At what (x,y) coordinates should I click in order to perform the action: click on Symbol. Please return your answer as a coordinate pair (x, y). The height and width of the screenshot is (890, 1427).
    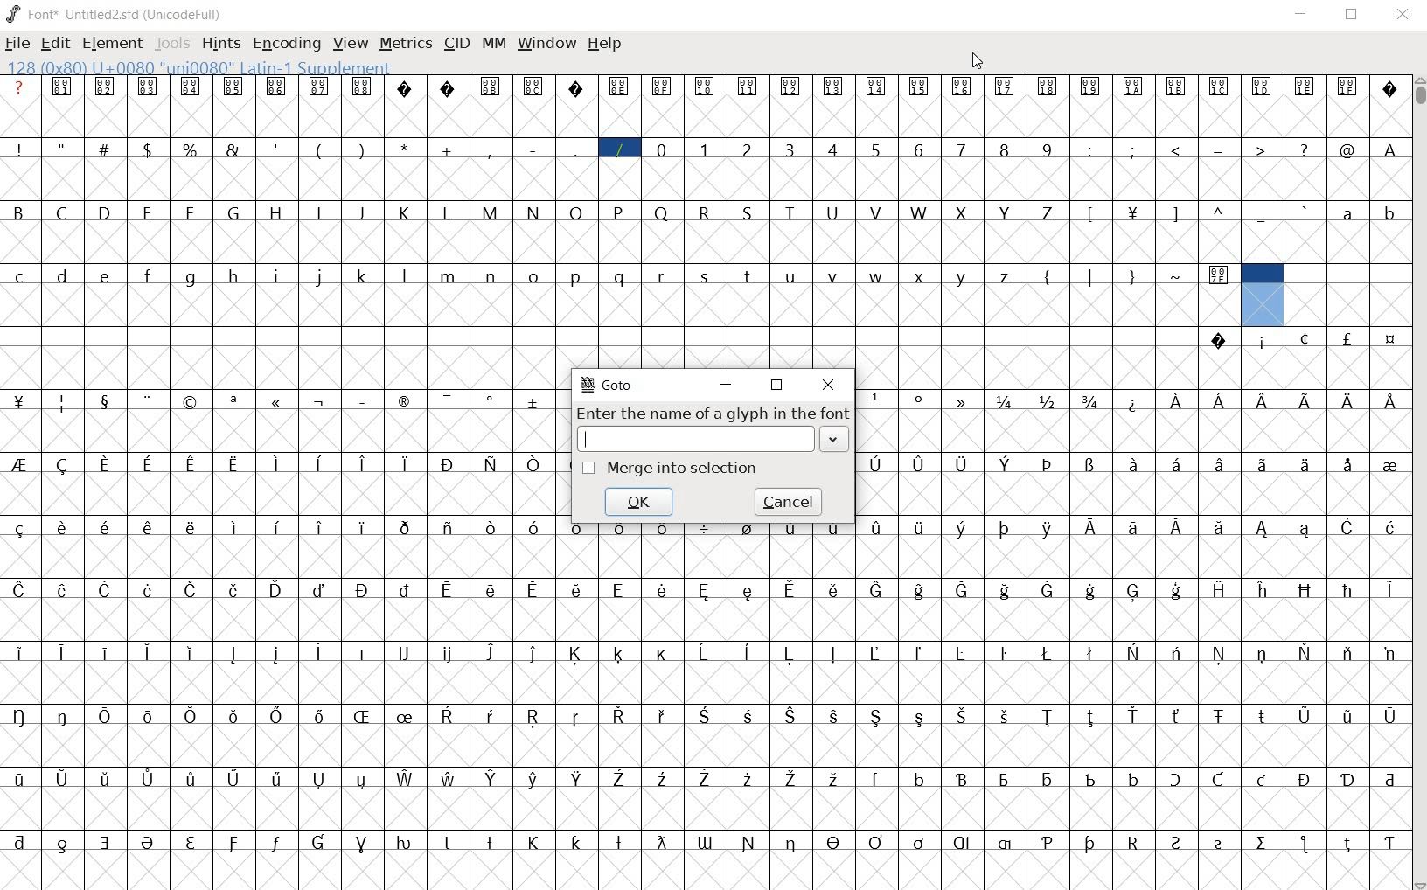
    Looking at the image, I should click on (619, 840).